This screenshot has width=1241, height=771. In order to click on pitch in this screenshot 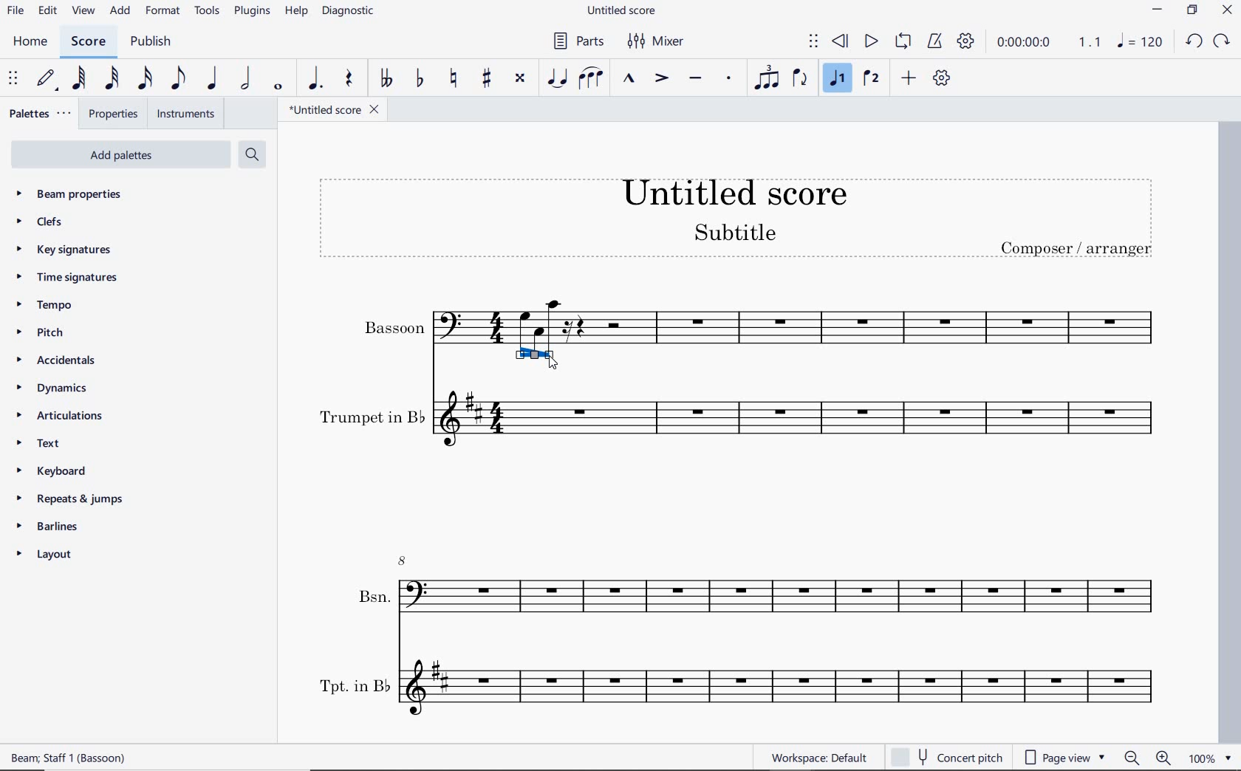, I will do `click(43, 332)`.